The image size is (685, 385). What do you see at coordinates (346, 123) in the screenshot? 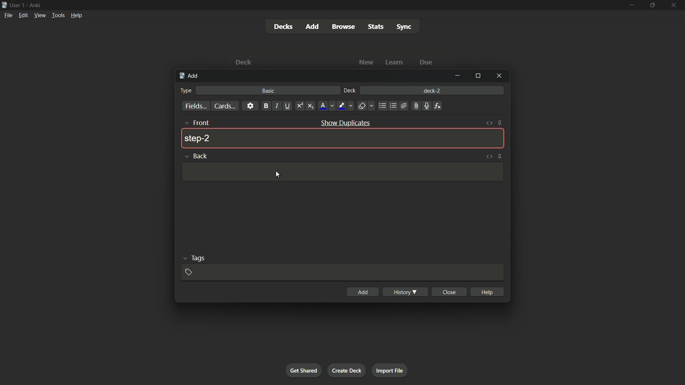
I see `show duplicates` at bounding box center [346, 123].